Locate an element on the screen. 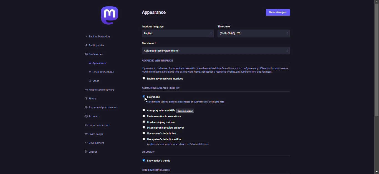  increase/decrease arrows is located at coordinates (211, 34).